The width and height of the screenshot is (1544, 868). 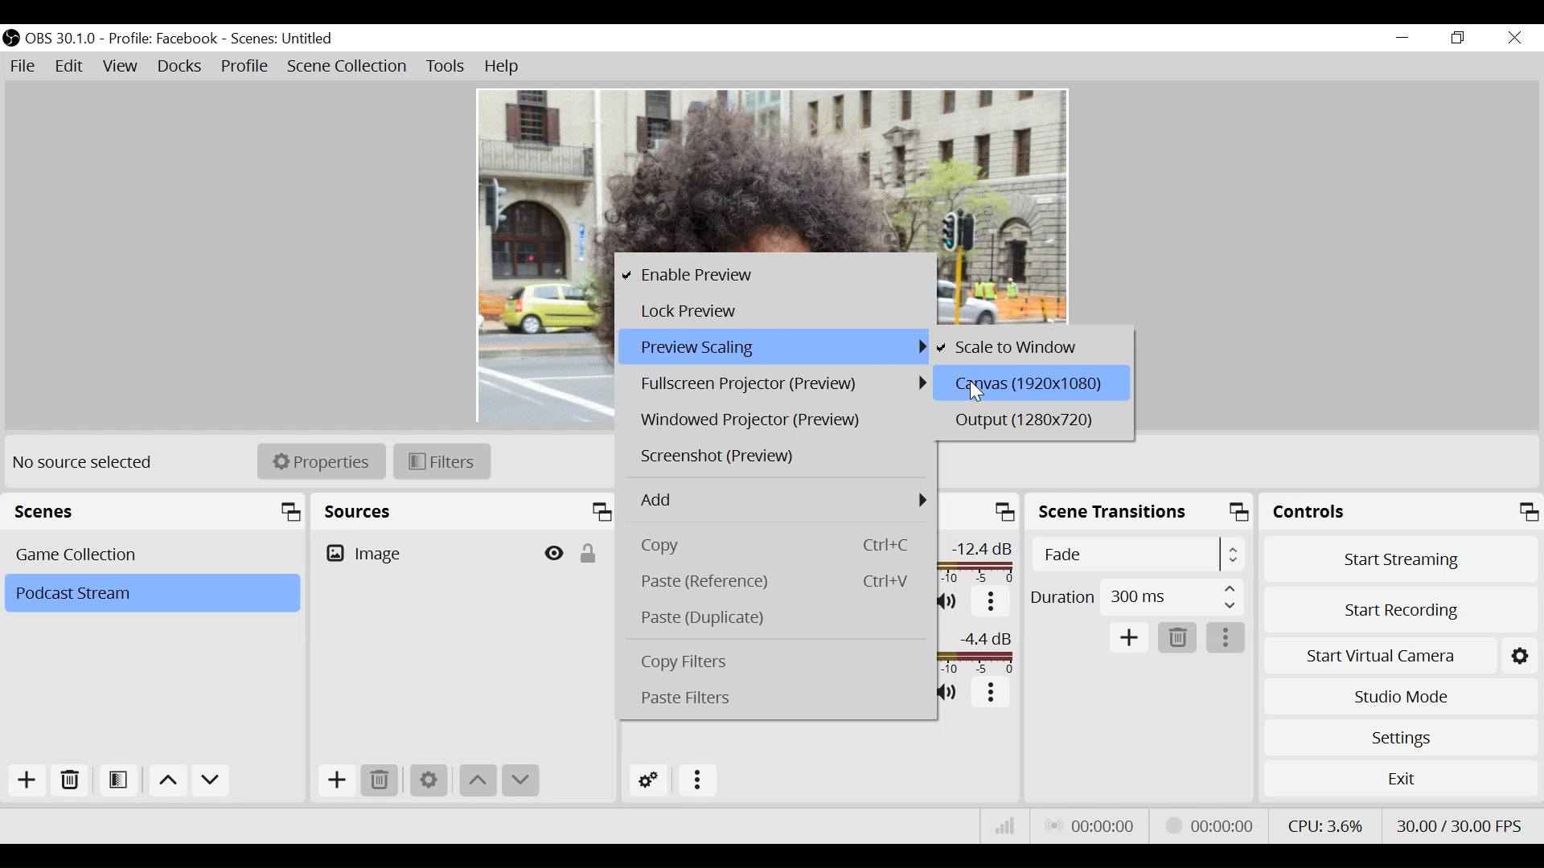 What do you see at coordinates (650, 783) in the screenshot?
I see `Advanced Audio Settings` at bounding box center [650, 783].